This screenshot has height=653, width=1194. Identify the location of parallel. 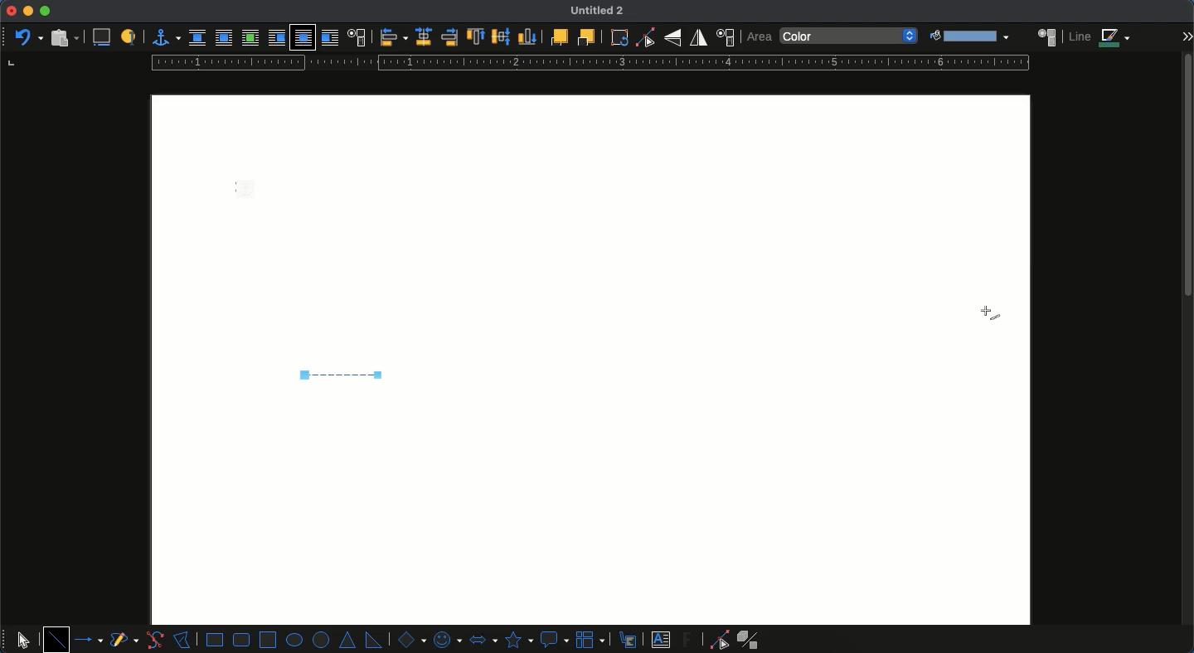
(224, 37).